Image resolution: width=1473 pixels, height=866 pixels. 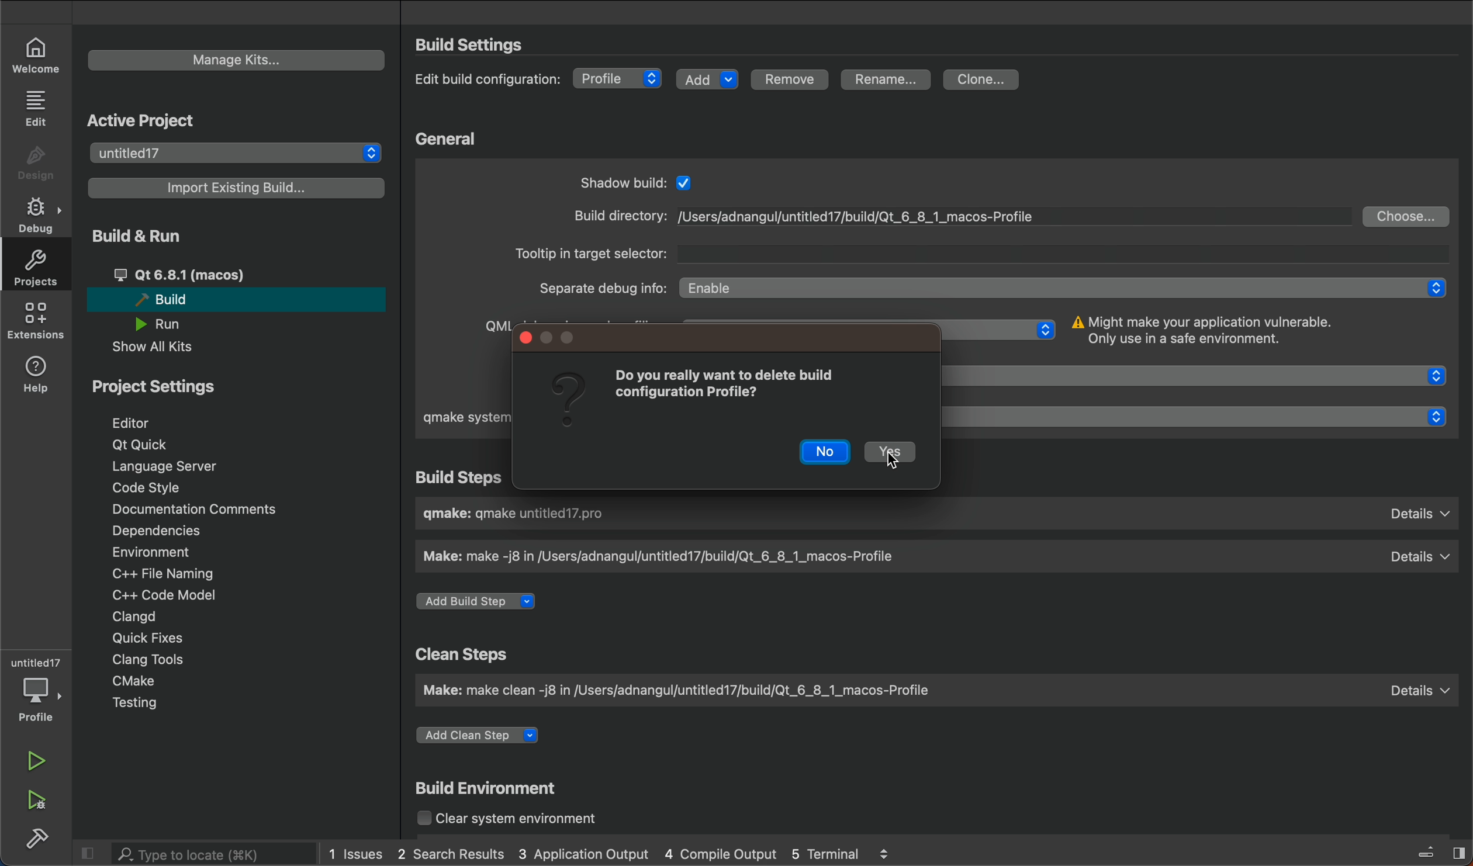 What do you see at coordinates (627, 853) in the screenshot?
I see `logs` at bounding box center [627, 853].